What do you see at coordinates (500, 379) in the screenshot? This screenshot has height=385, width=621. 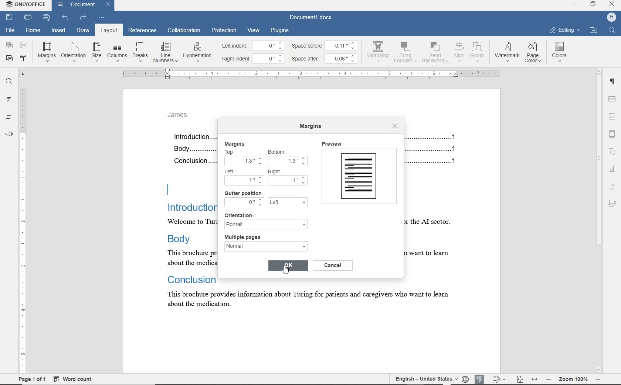 I see `track changes` at bounding box center [500, 379].